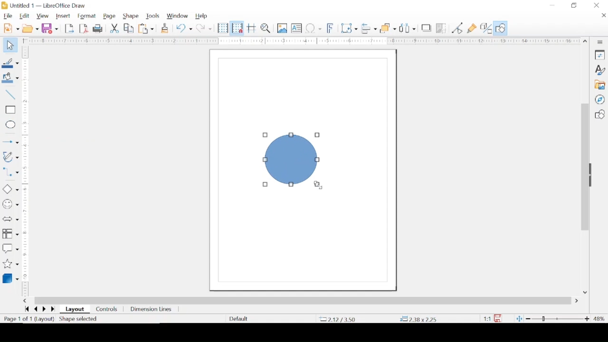 This screenshot has height=342, width=608. What do you see at coordinates (19, 319) in the screenshot?
I see `page count` at bounding box center [19, 319].